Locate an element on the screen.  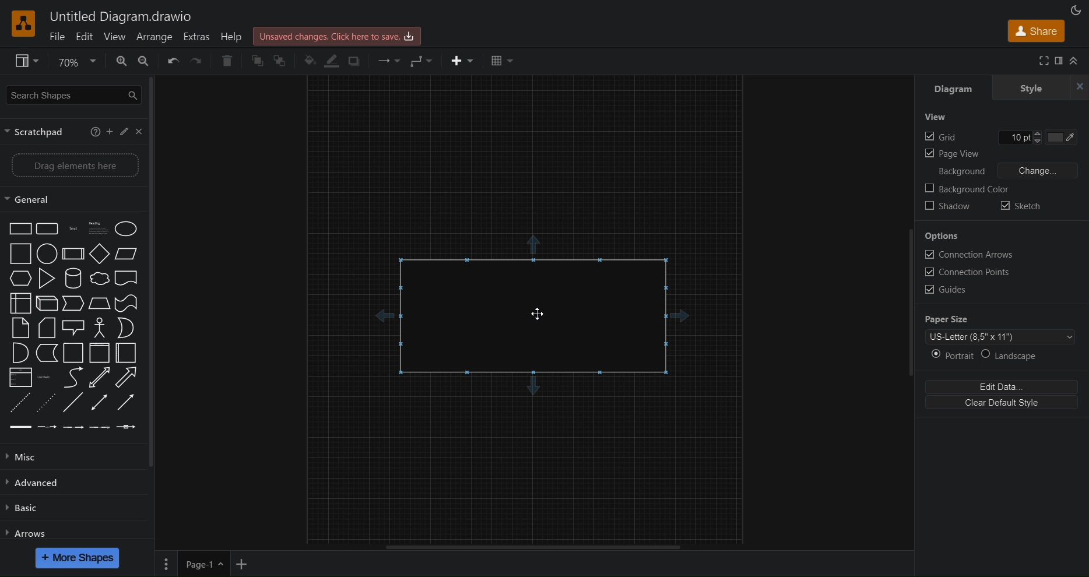
Scrollbar is located at coordinates (908, 303).